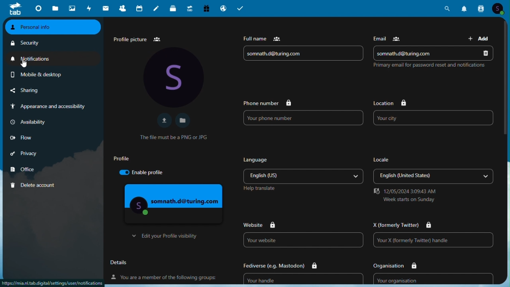 This screenshot has width=510, height=287. I want to click on Email hosting, so click(224, 8).